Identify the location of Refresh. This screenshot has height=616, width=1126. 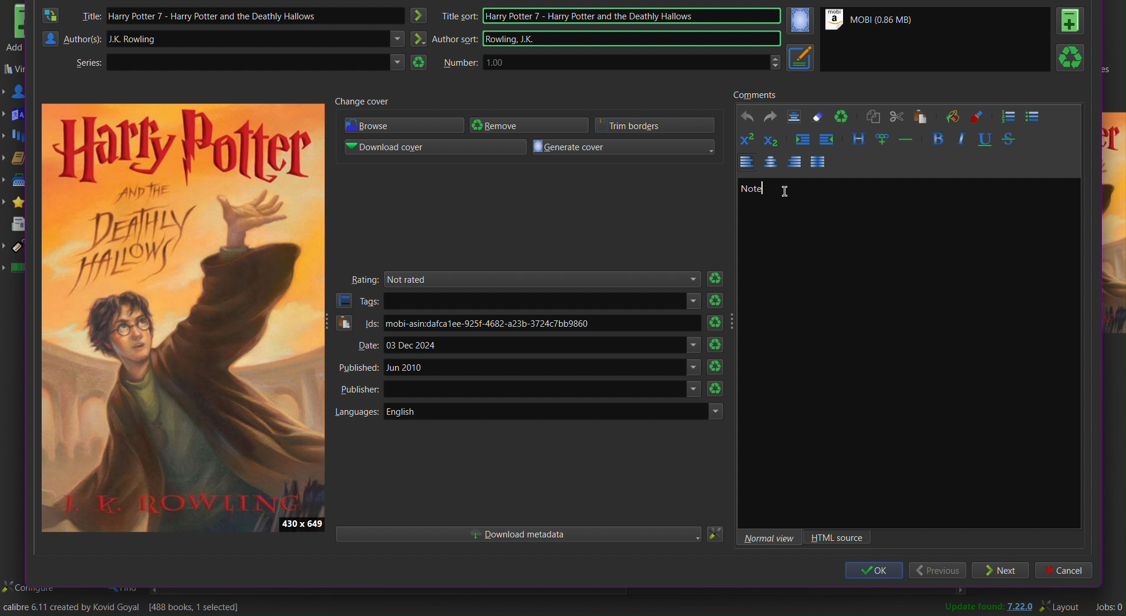
(719, 279).